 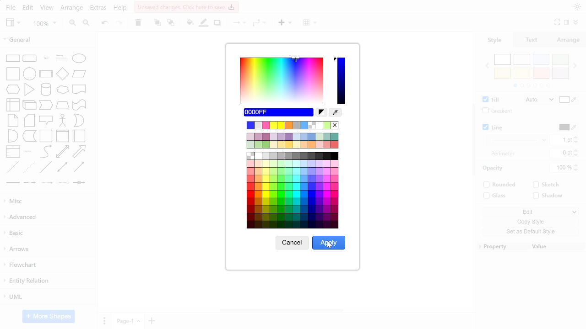 I want to click on text, so click(x=503, y=154).